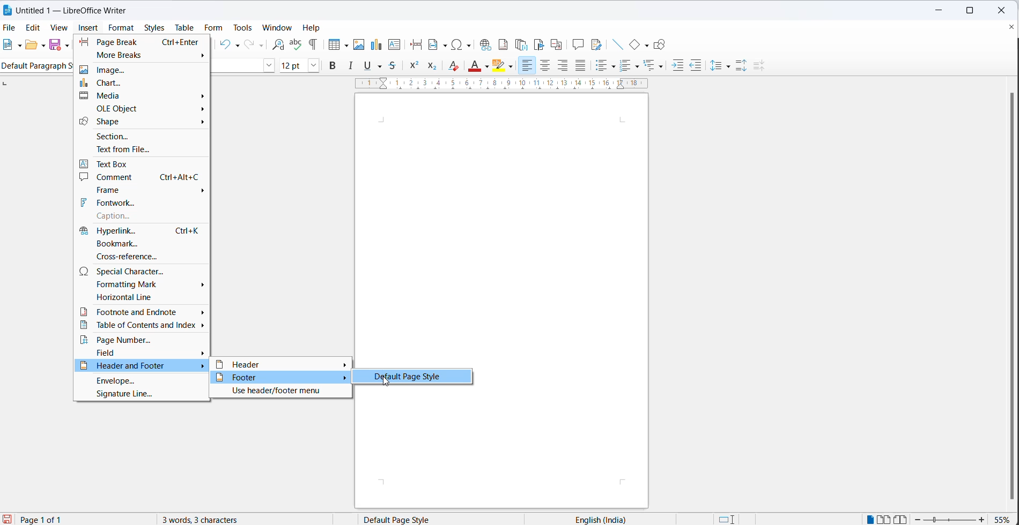 This screenshot has width=1019, height=525. I want to click on redo options, so click(260, 45).